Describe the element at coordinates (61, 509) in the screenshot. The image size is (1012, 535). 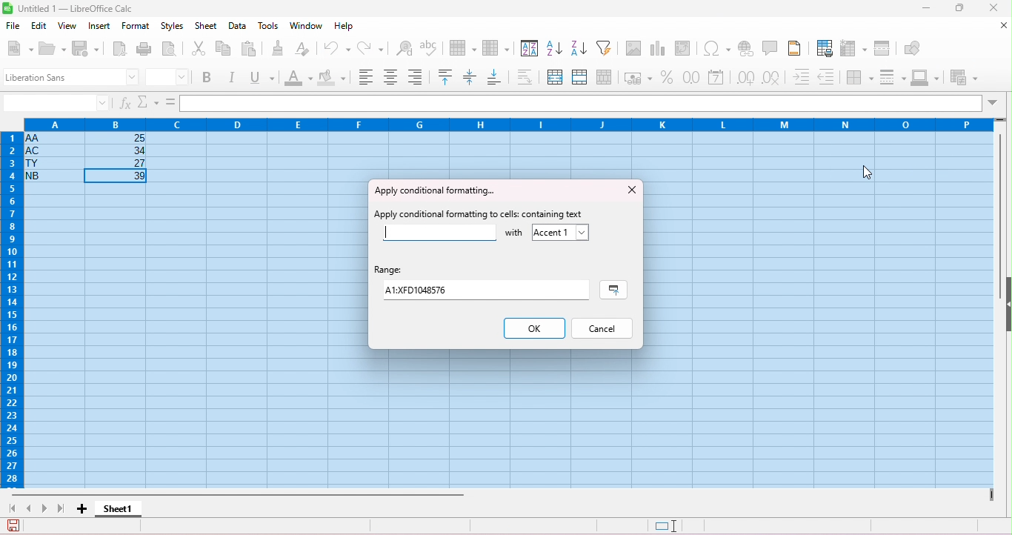
I see `last sheet` at that location.